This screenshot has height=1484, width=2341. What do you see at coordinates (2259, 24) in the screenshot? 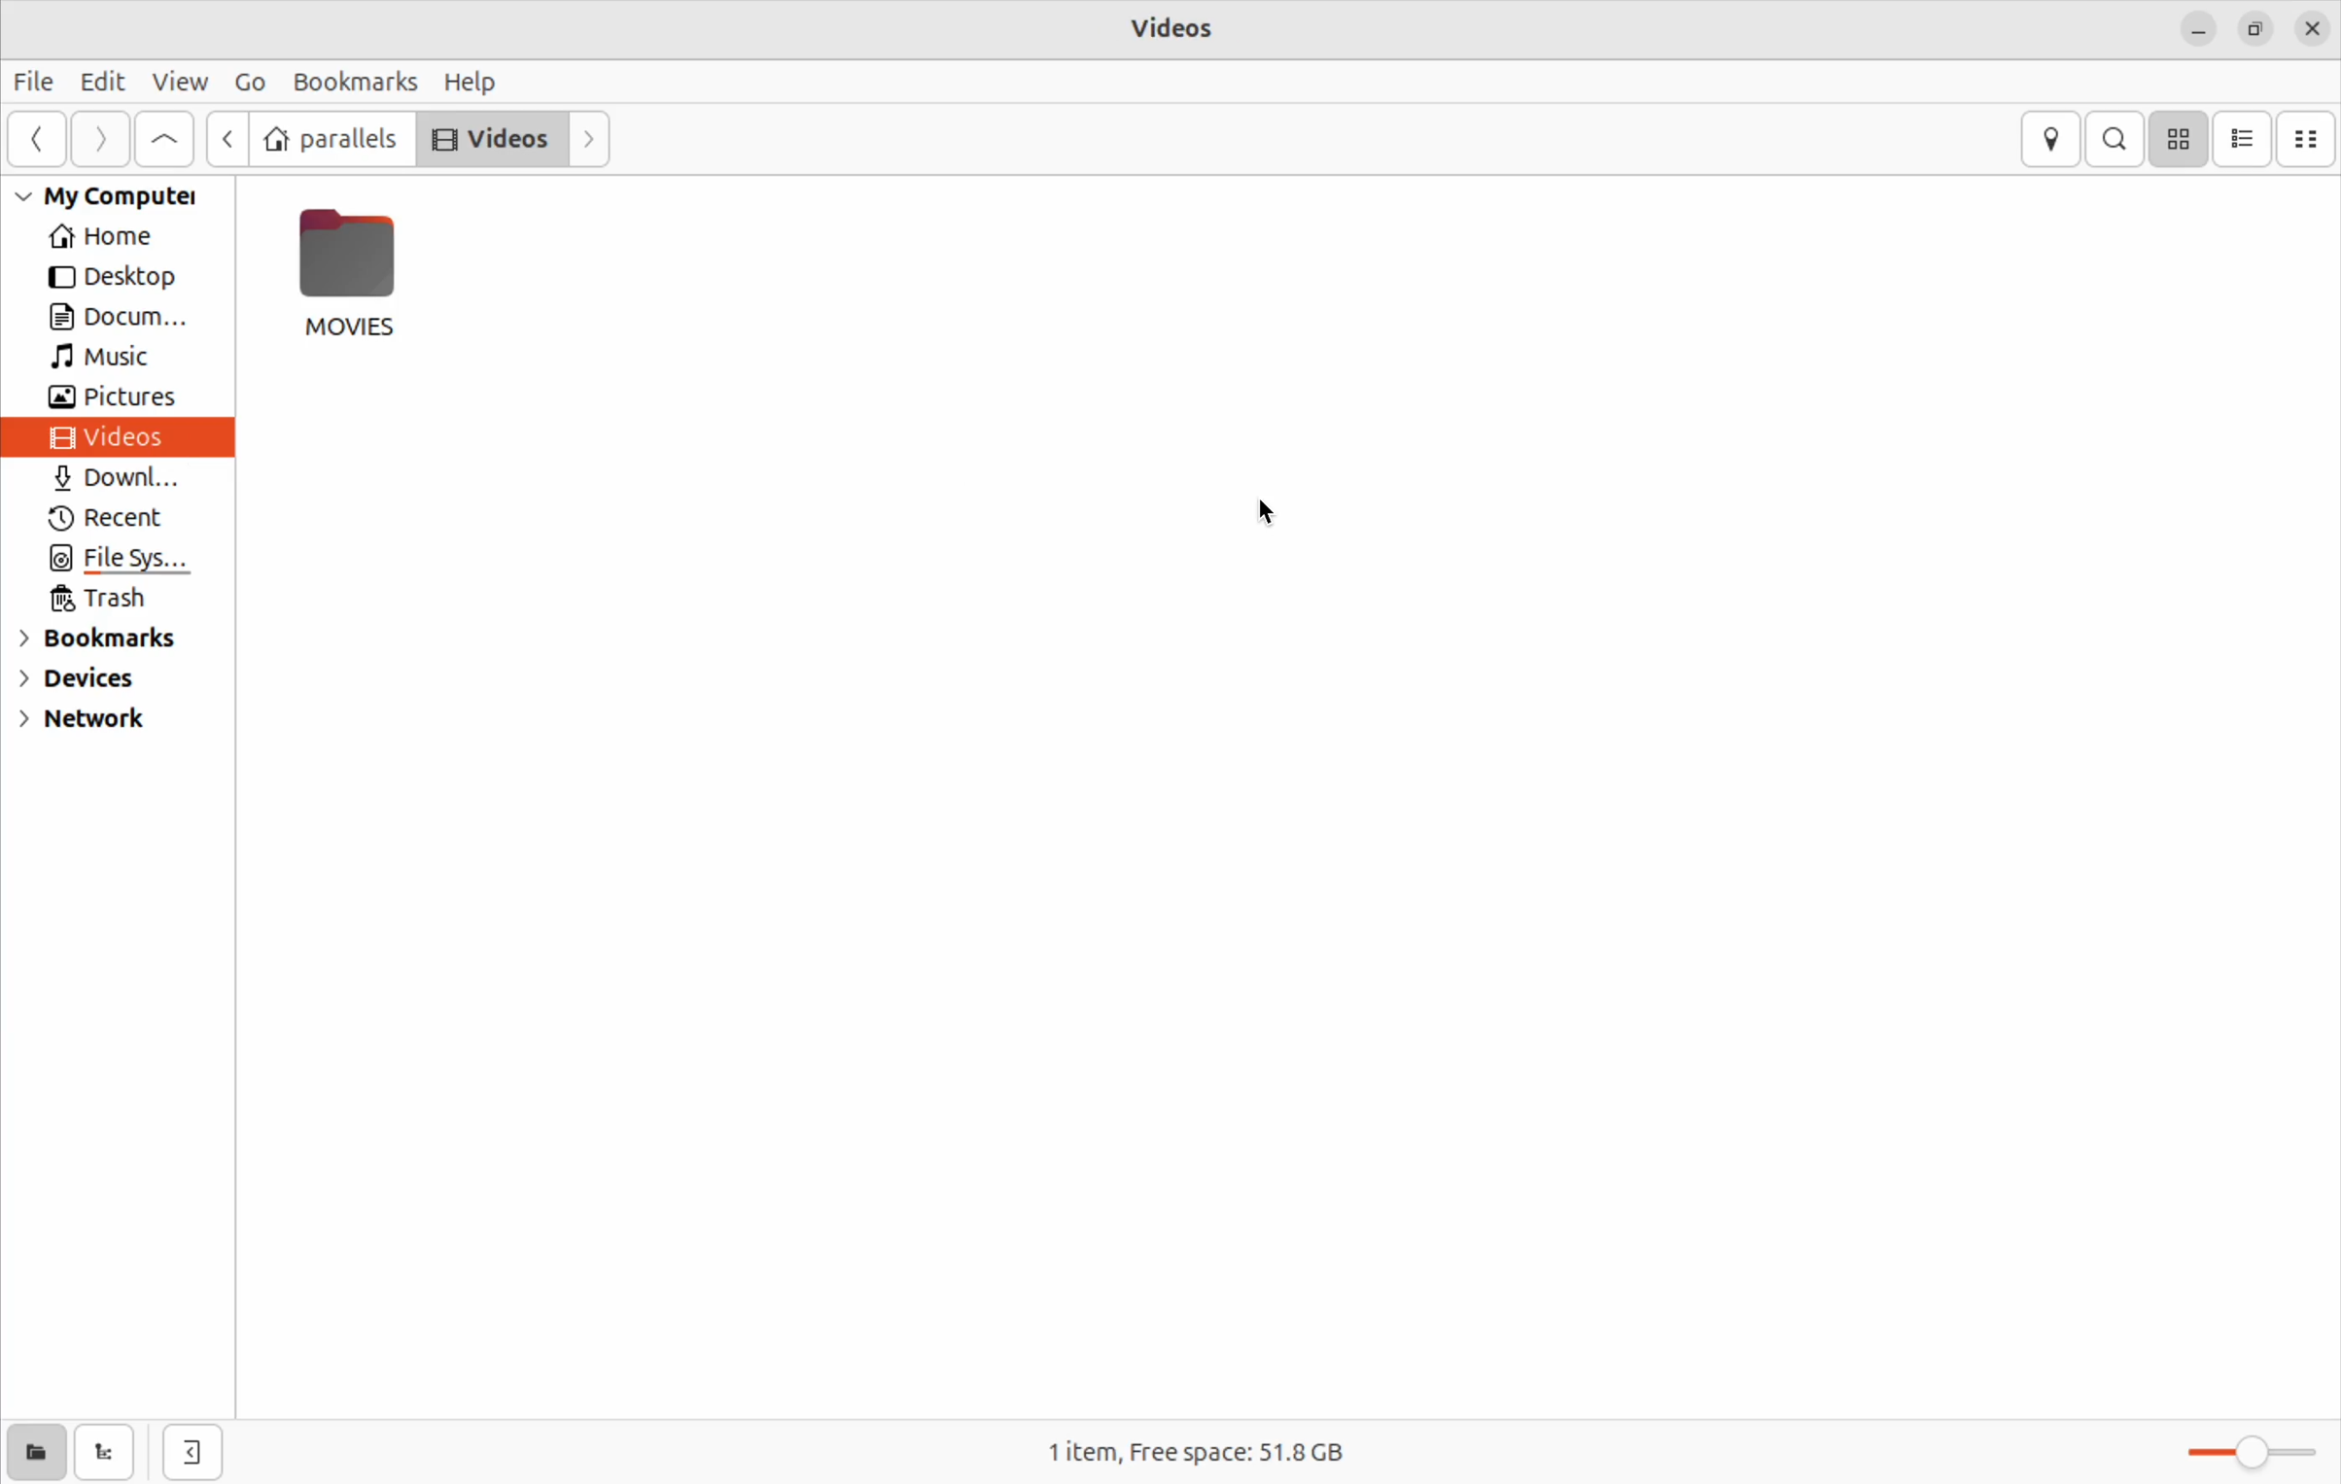
I see `resize` at bounding box center [2259, 24].